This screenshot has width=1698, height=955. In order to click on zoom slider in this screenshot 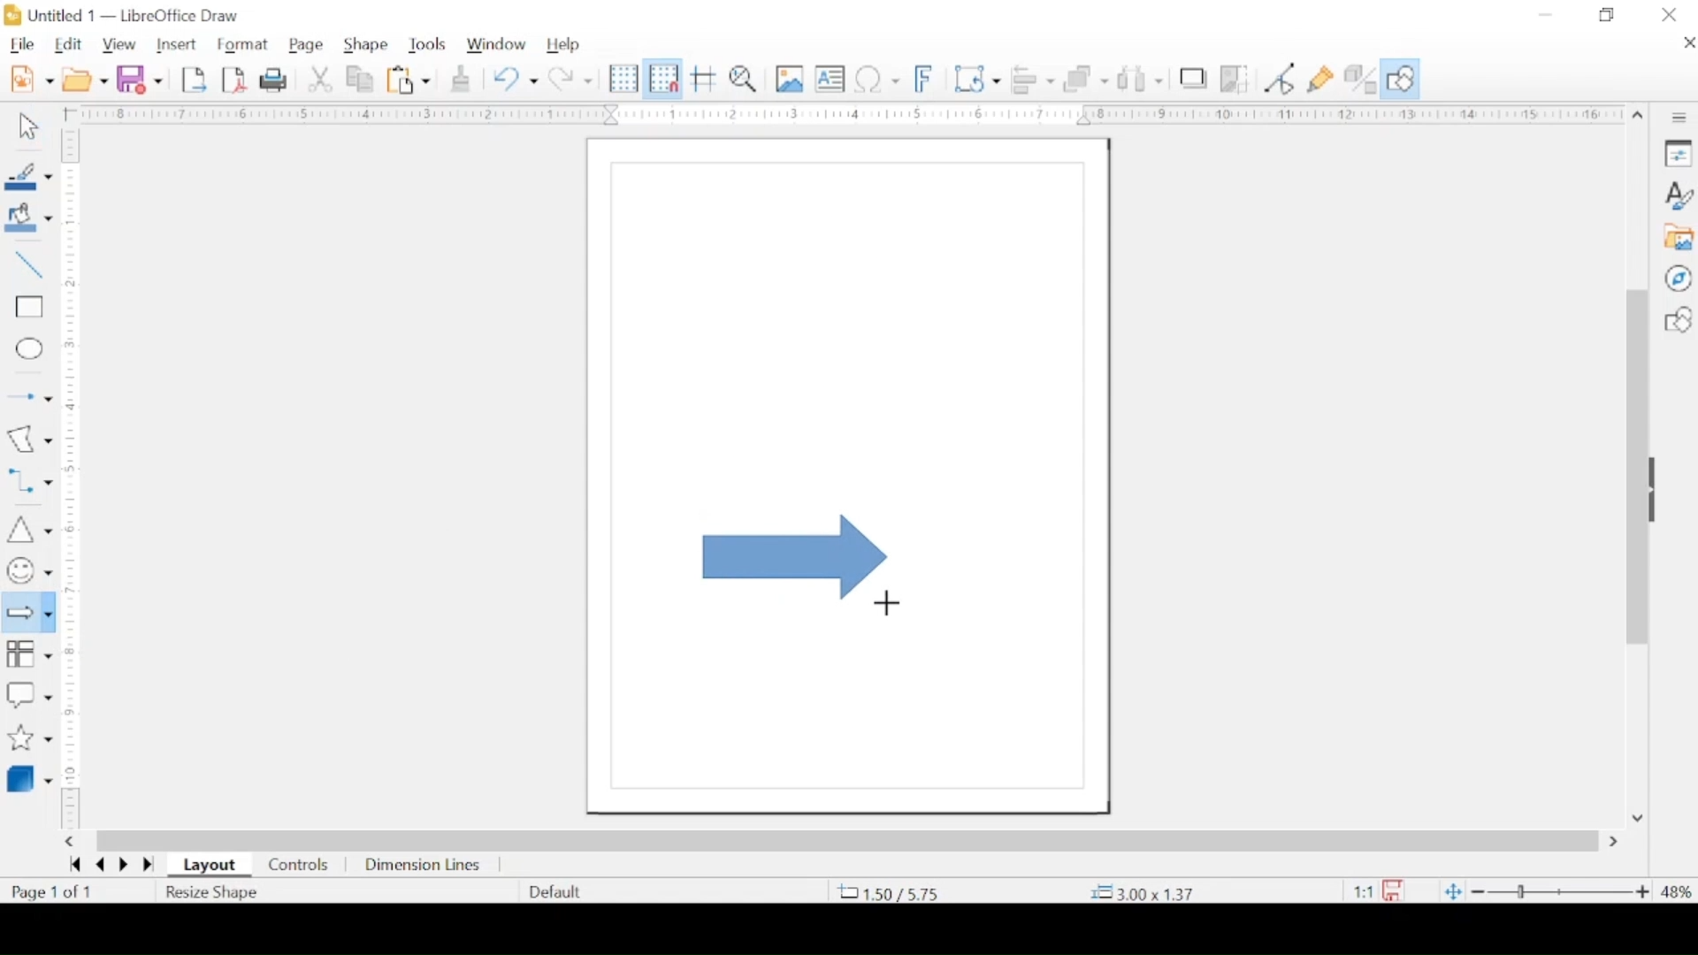, I will do `click(1560, 892)`.